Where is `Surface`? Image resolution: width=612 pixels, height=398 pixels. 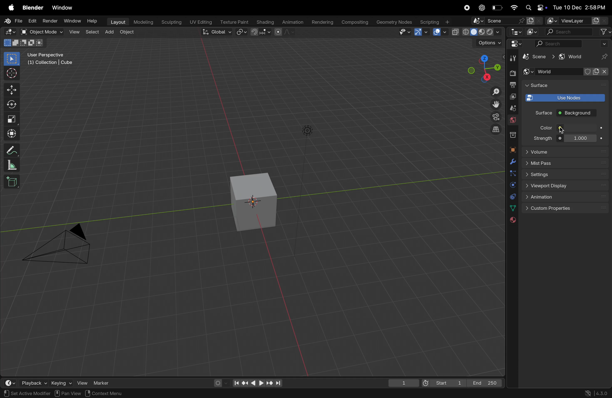 Surface is located at coordinates (544, 85).